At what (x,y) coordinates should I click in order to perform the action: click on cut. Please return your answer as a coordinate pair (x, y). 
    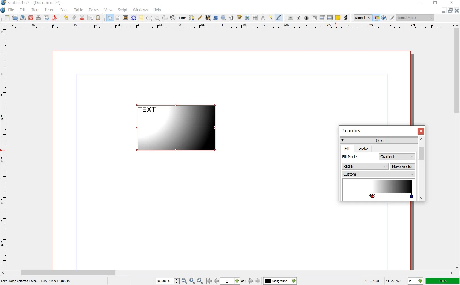
    Looking at the image, I should click on (82, 18).